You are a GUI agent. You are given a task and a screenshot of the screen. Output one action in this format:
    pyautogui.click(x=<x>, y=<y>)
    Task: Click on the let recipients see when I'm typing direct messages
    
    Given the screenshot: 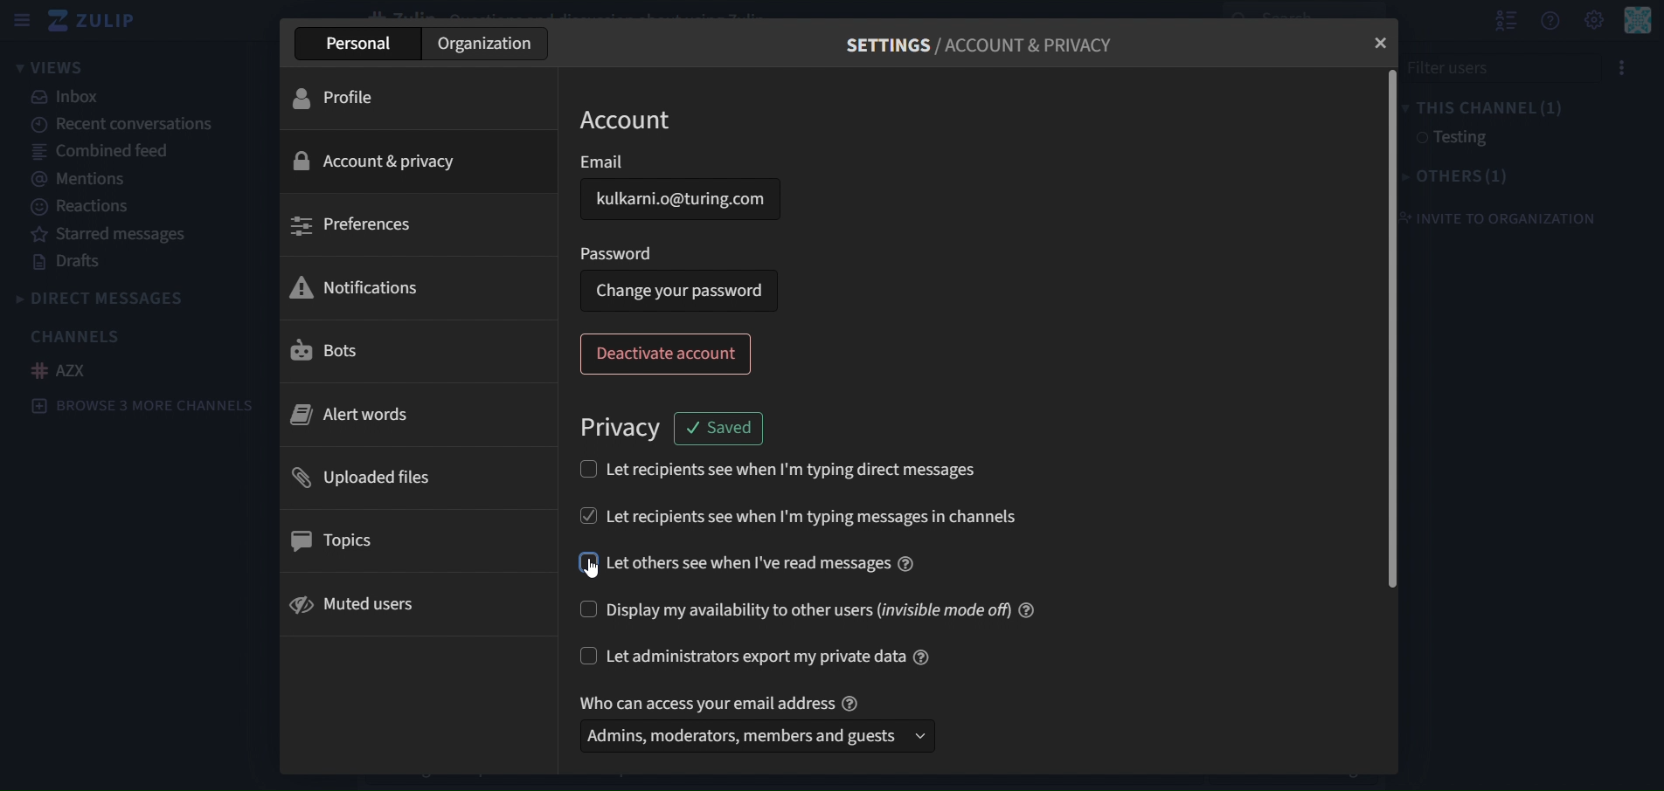 What is the action you would take?
    pyautogui.click(x=795, y=470)
    